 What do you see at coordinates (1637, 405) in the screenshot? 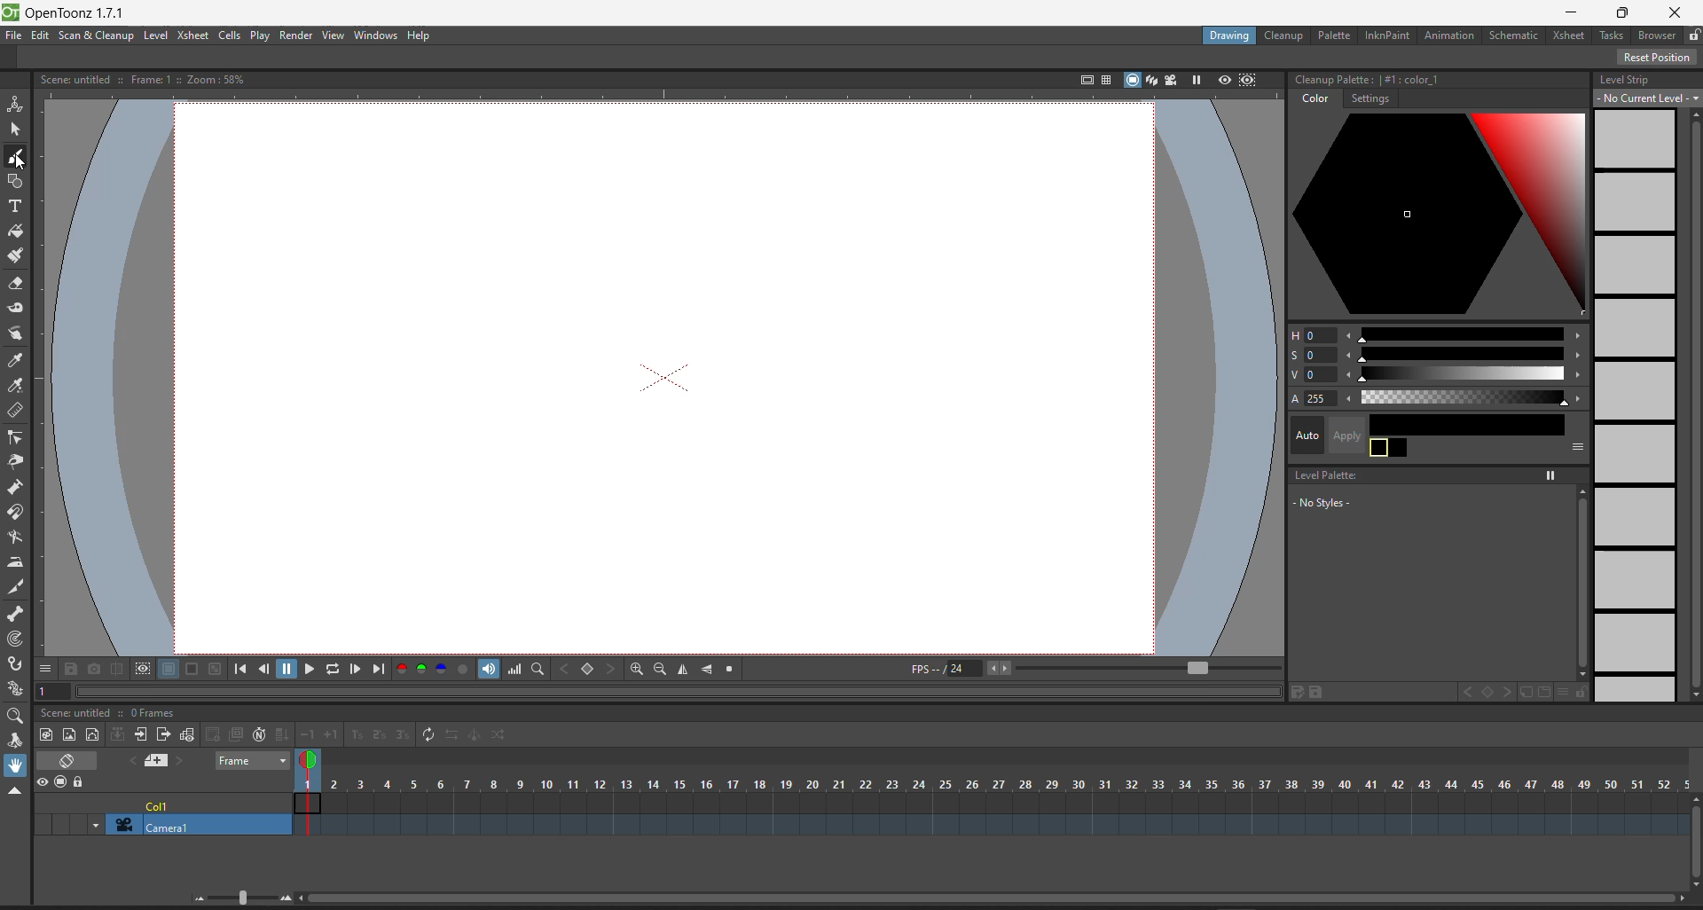
I see `level strip preview` at bounding box center [1637, 405].